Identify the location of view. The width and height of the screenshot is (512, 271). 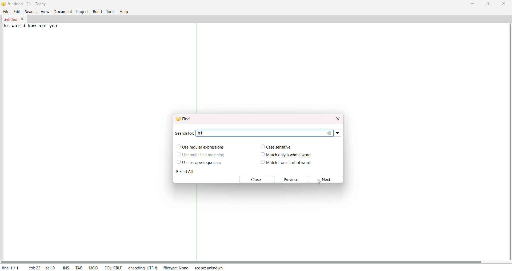
(45, 11).